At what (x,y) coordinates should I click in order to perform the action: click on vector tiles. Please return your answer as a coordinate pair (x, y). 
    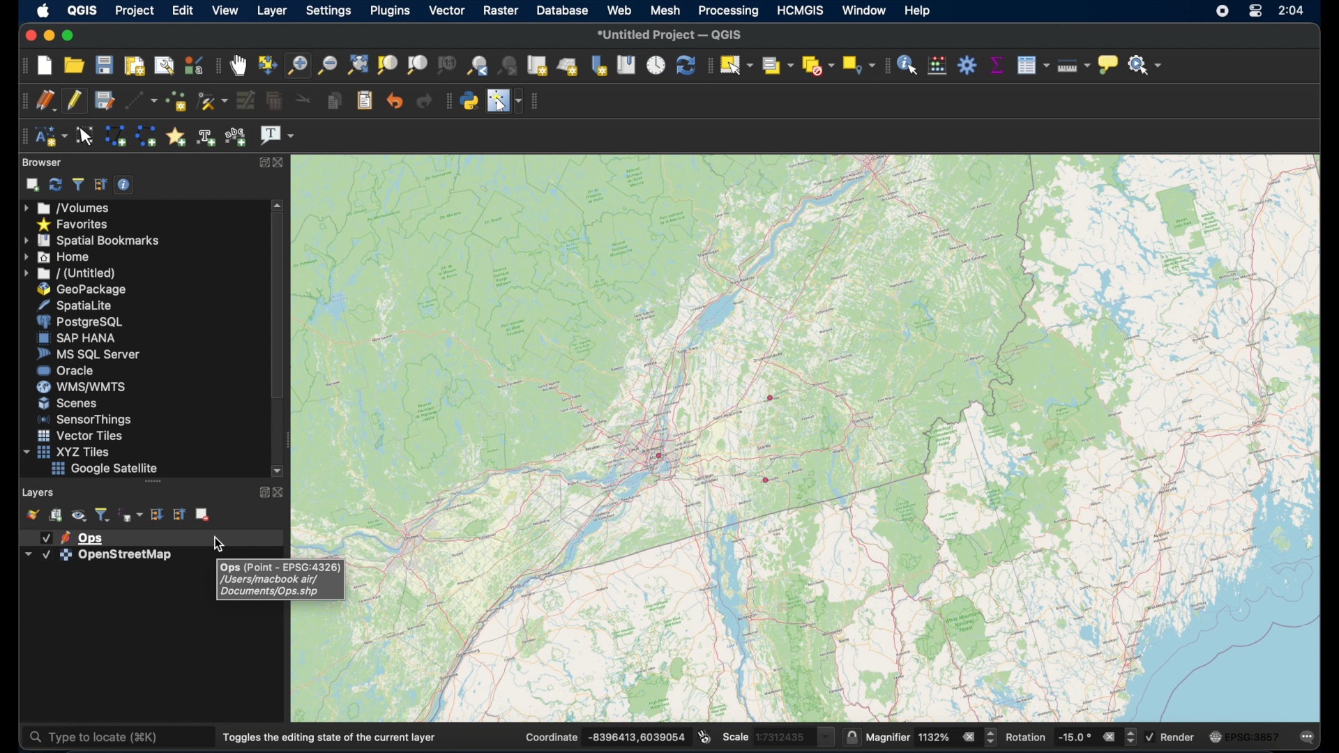
    Looking at the image, I should click on (77, 435).